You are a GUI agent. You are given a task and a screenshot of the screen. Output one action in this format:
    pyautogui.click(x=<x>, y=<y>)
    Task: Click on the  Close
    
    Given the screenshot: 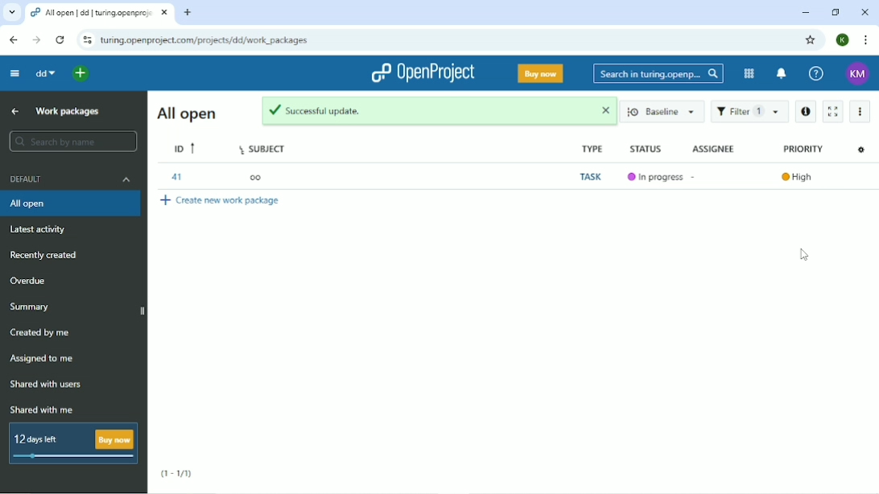 What is the action you would take?
    pyautogui.click(x=865, y=11)
    